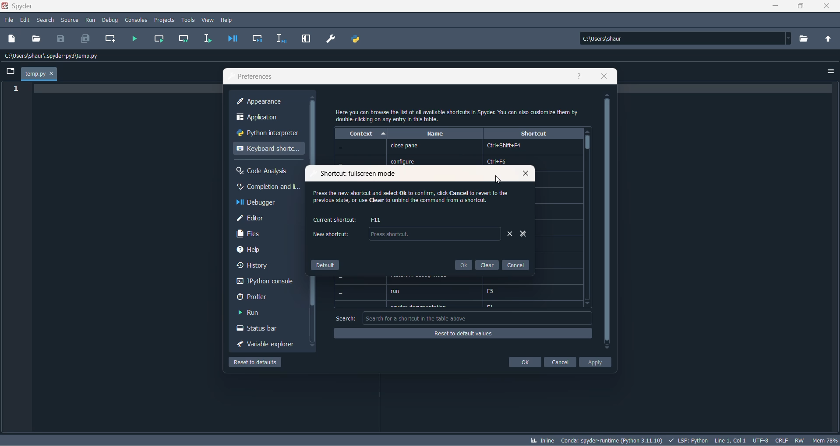 This screenshot has height=446, width=840. What do you see at coordinates (326, 265) in the screenshot?
I see `default` at bounding box center [326, 265].